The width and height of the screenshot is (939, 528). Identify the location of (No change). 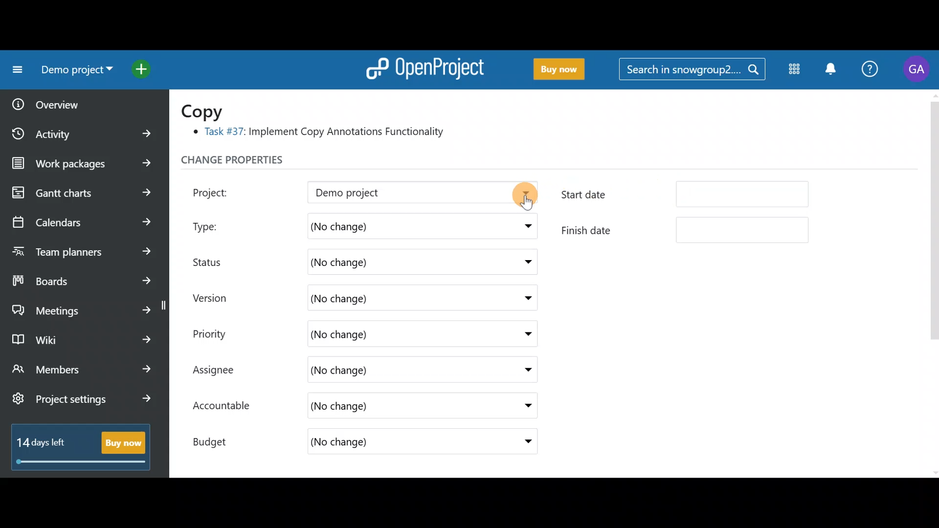
(386, 371).